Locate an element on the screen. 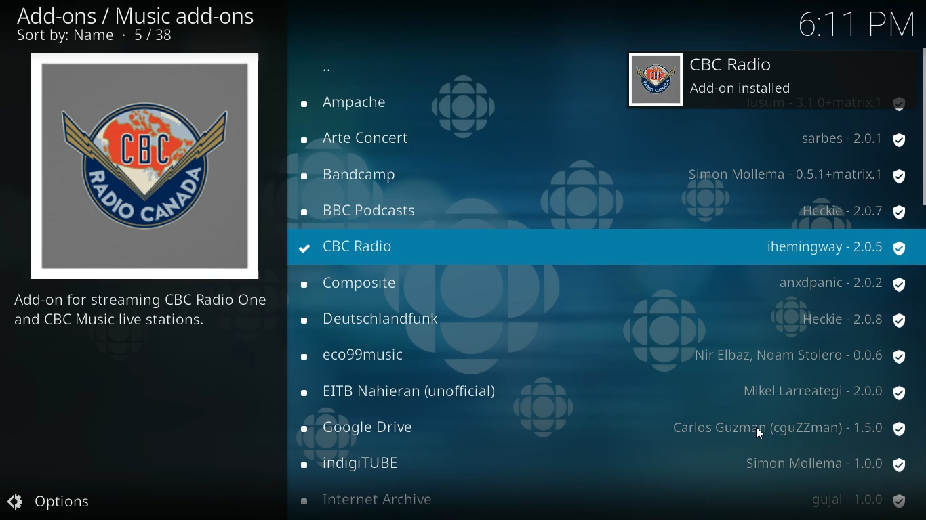  add-ons is located at coordinates (140, 15).